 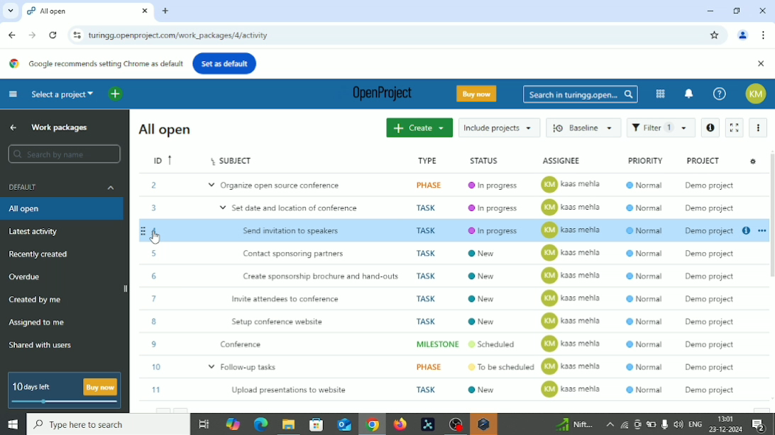 What do you see at coordinates (436, 230) in the screenshot?
I see `task: Send nvitation to speakers` at bounding box center [436, 230].